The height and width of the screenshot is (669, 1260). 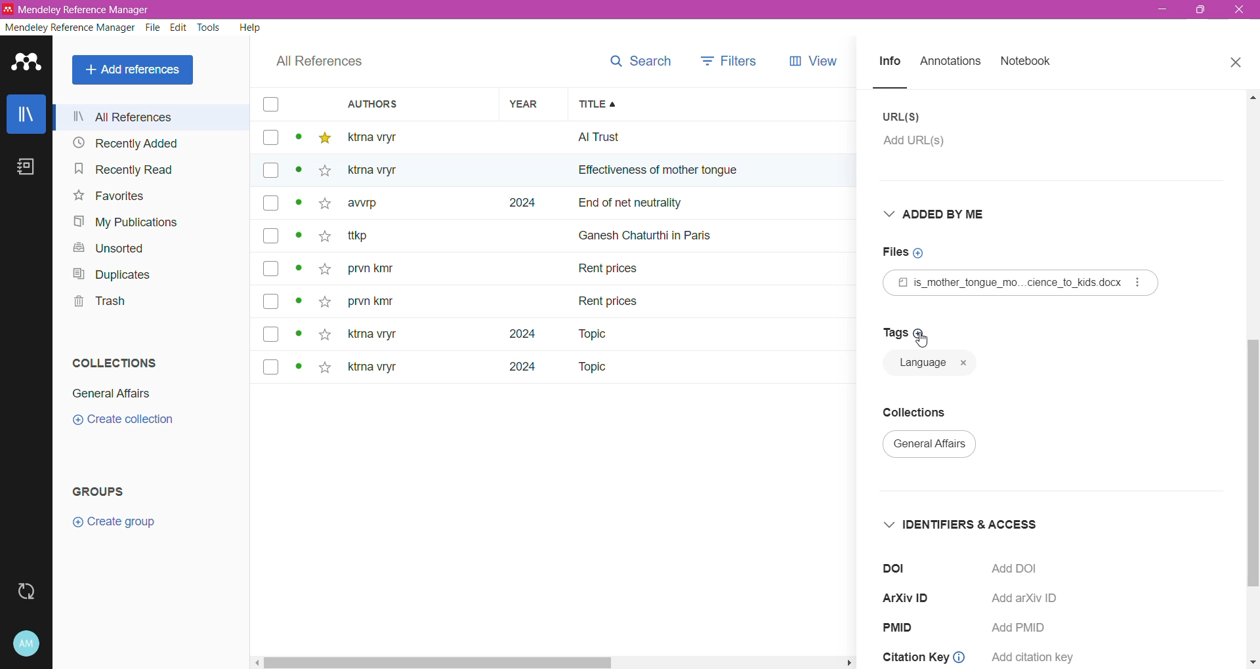 I want to click on Add PMID, so click(x=1023, y=628).